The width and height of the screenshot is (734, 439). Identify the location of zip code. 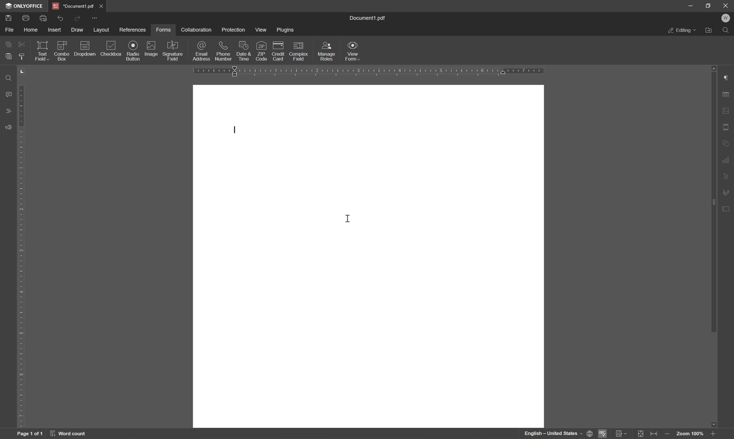
(262, 51).